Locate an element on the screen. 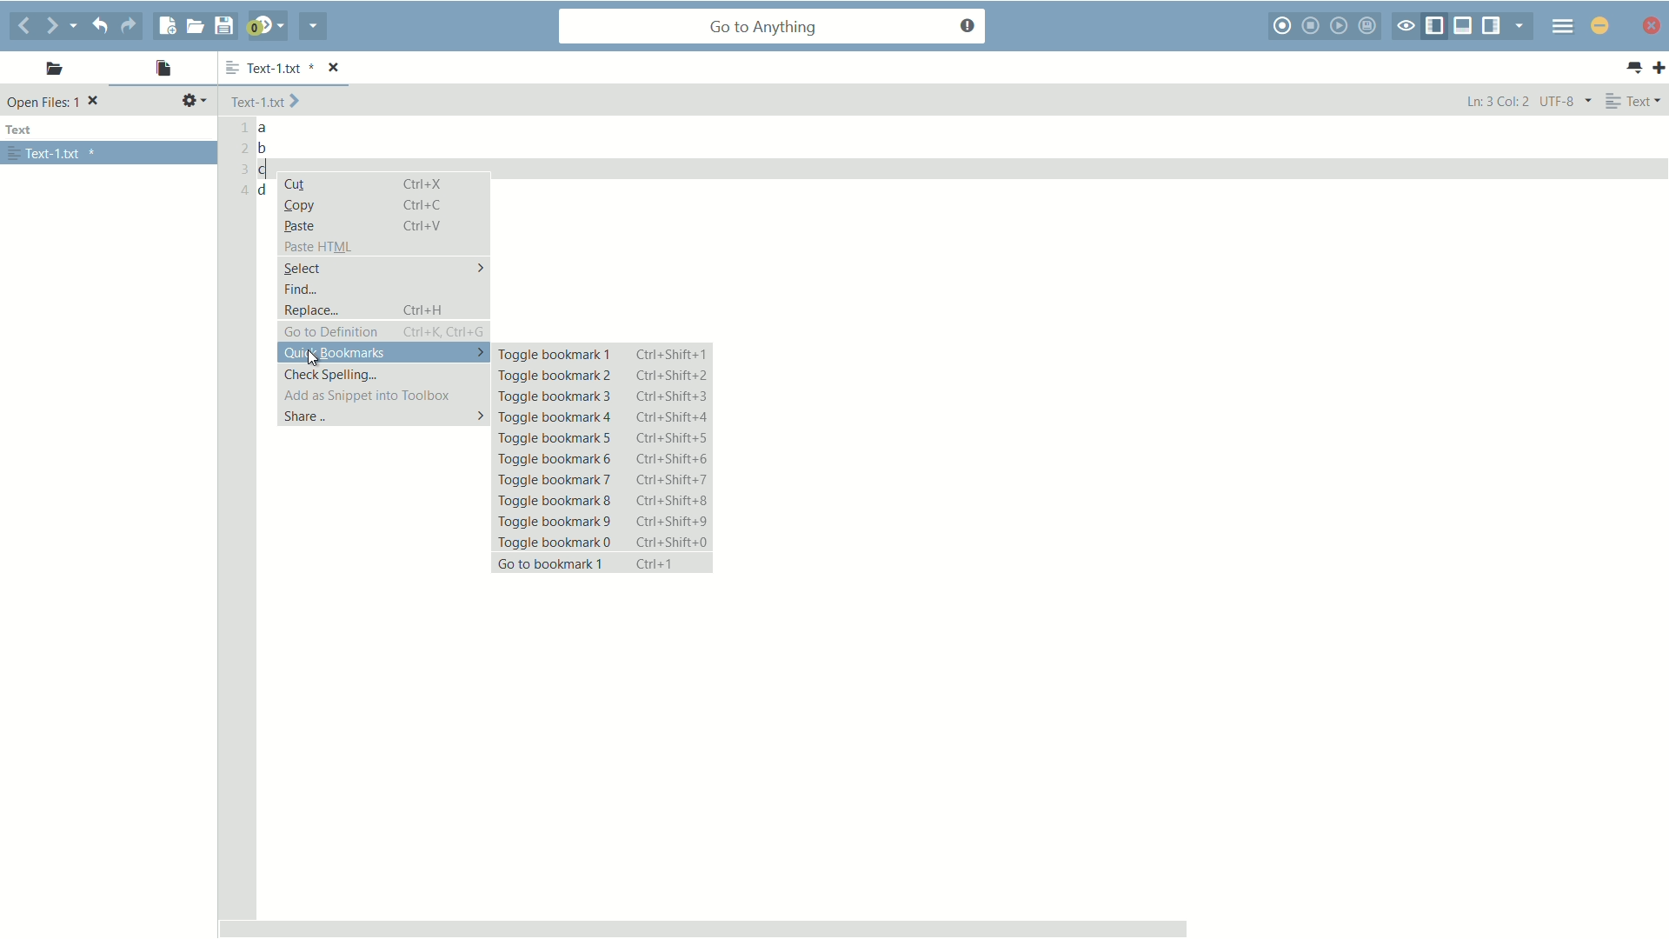 The height and width of the screenshot is (939, 1669). minimize is located at coordinates (1652, 28).